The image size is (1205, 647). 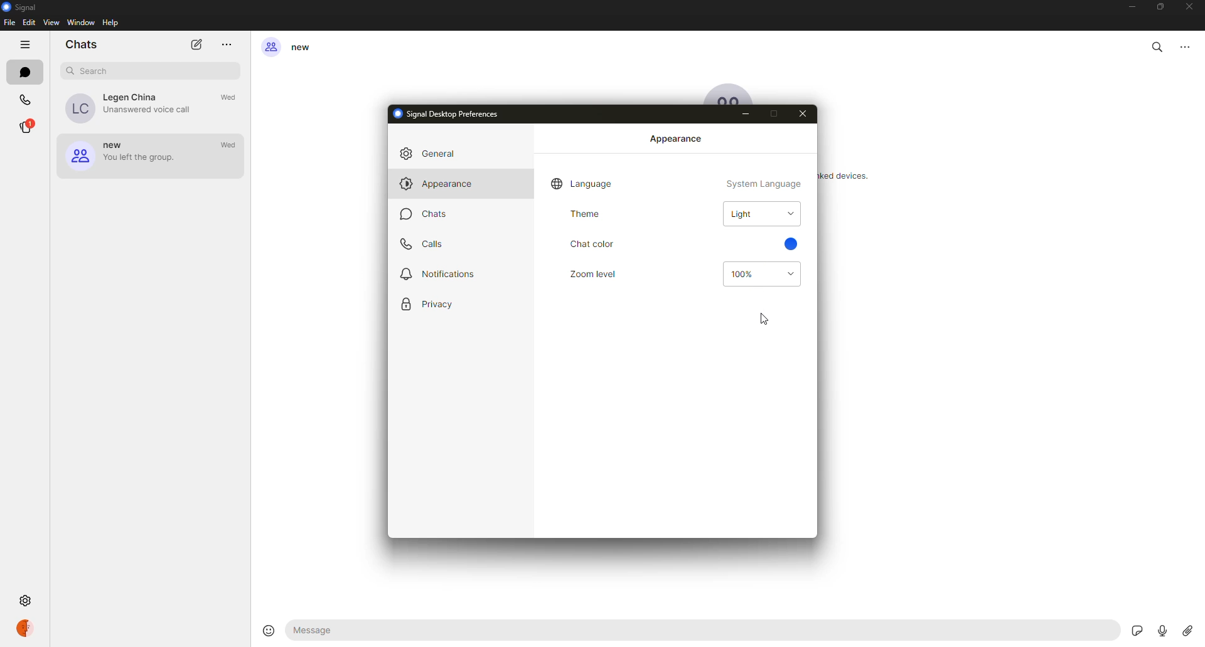 I want to click on new, so click(x=296, y=48).